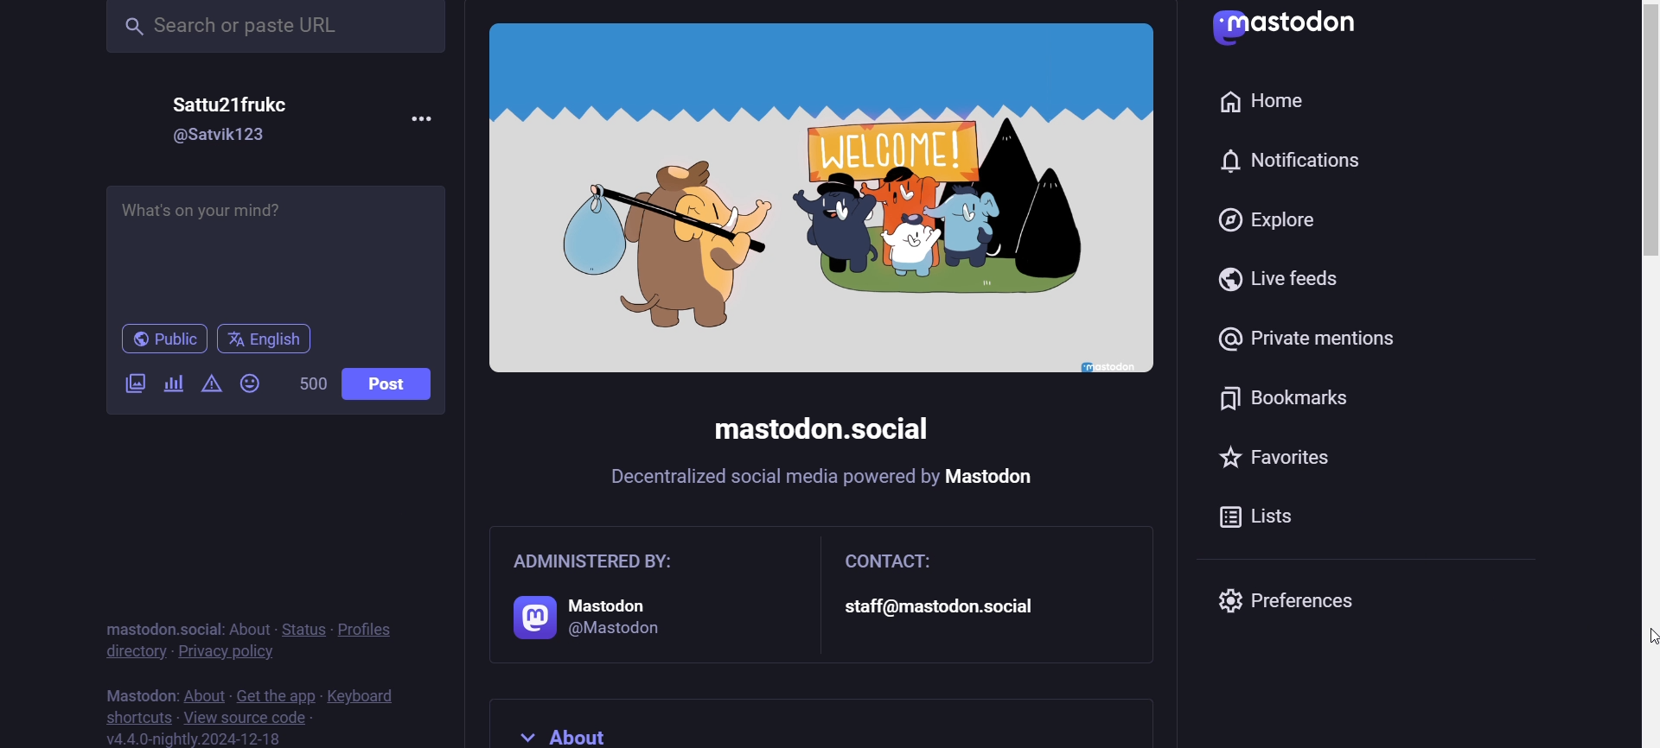  What do you see at coordinates (140, 713) in the screenshot?
I see `shortcut` at bounding box center [140, 713].